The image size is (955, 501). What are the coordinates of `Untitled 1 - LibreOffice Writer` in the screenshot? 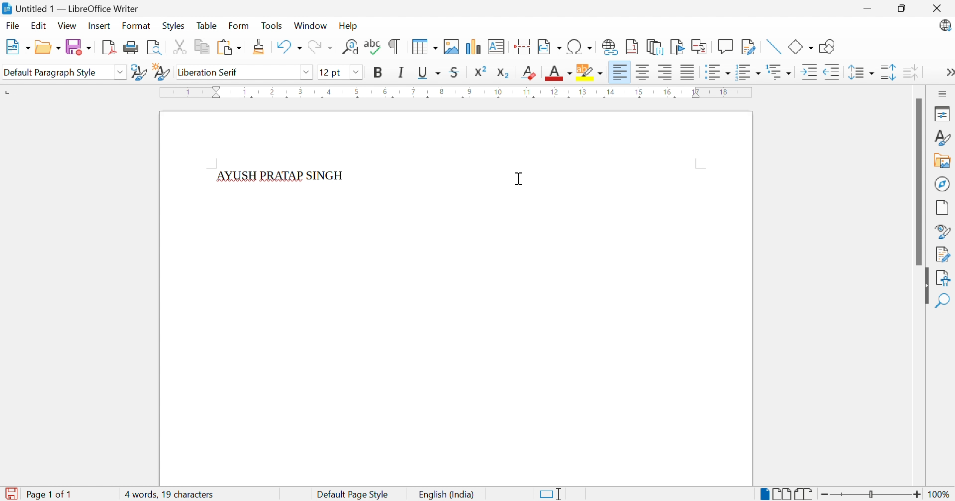 It's located at (70, 8).